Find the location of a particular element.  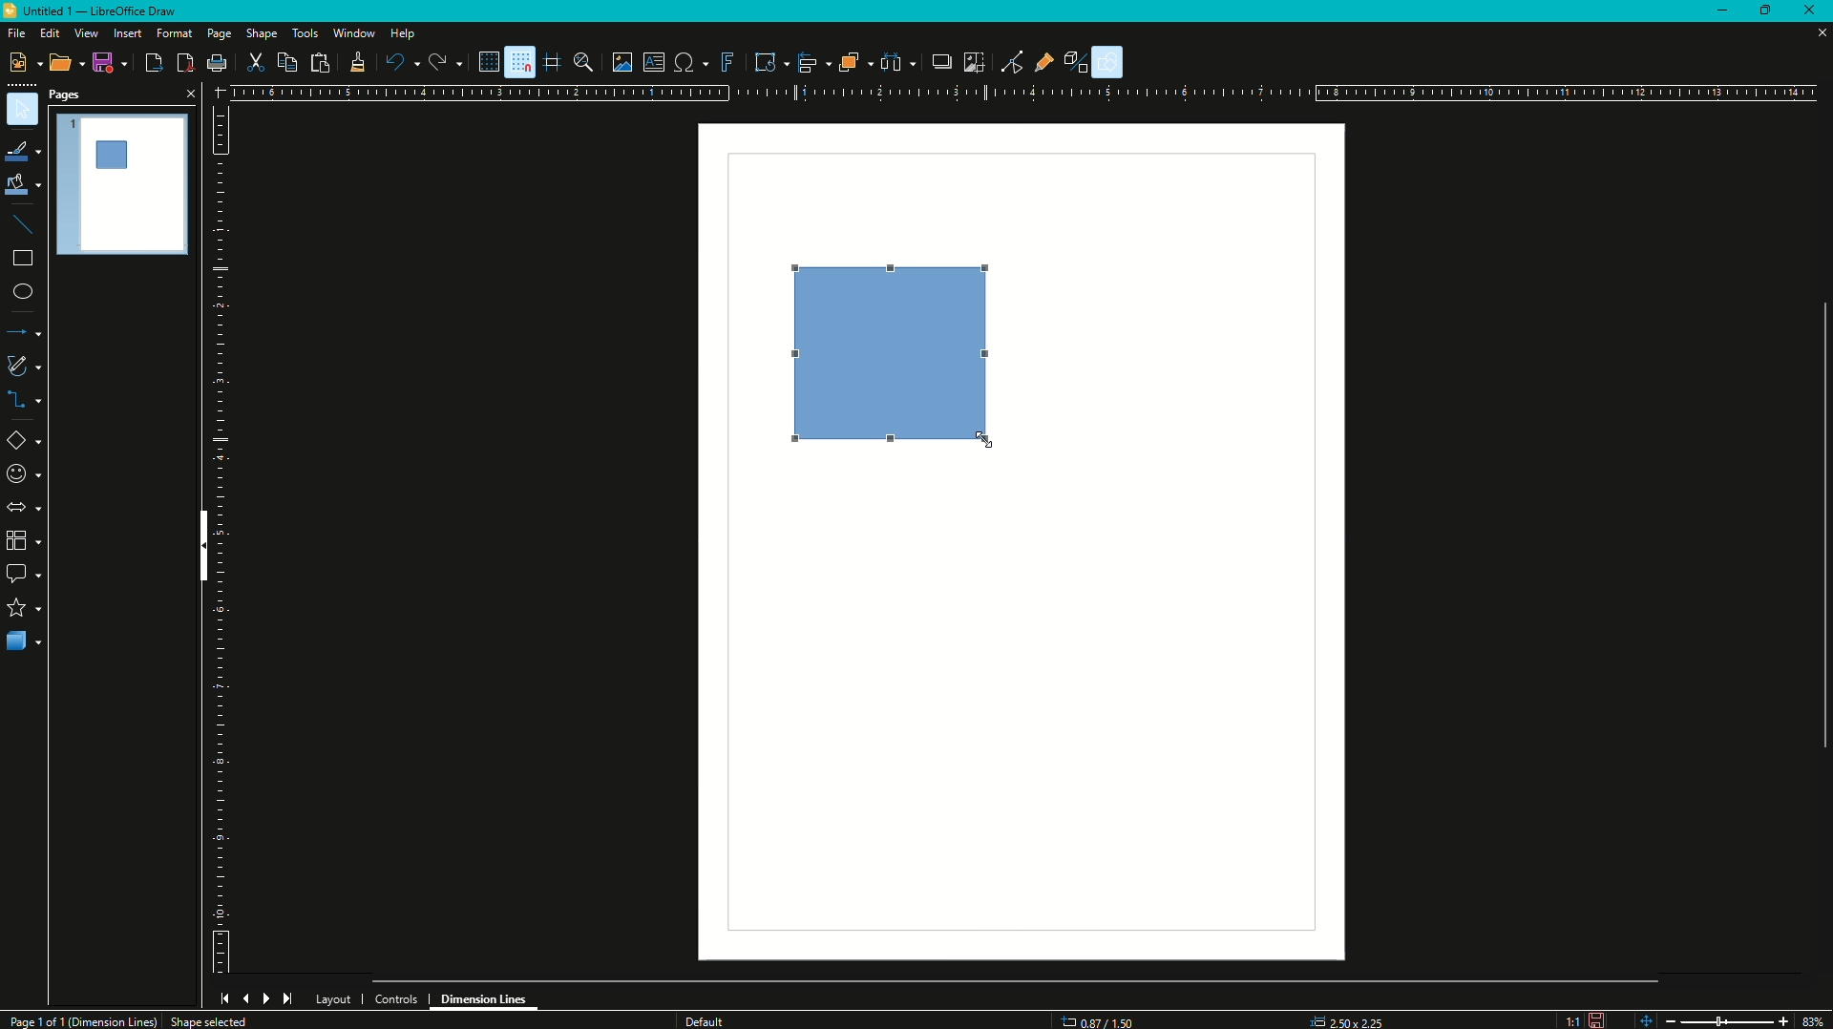

Export is located at coordinates (152, 63).